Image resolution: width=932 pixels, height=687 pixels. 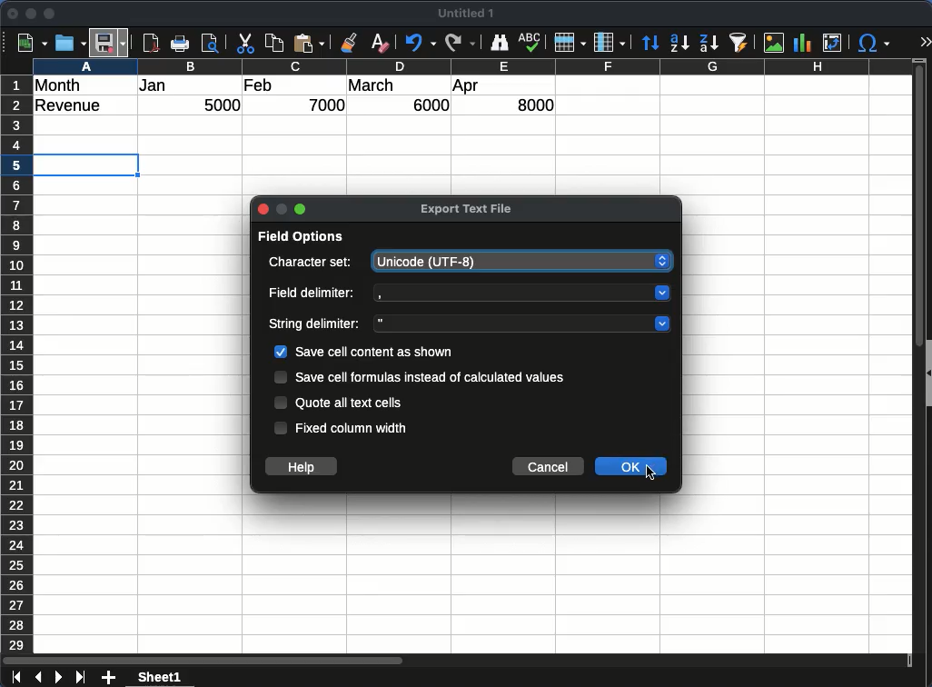 What do you see at coordinates (800, 42) in the screenshot?
I see `chart` at bounding box center [800, 42].